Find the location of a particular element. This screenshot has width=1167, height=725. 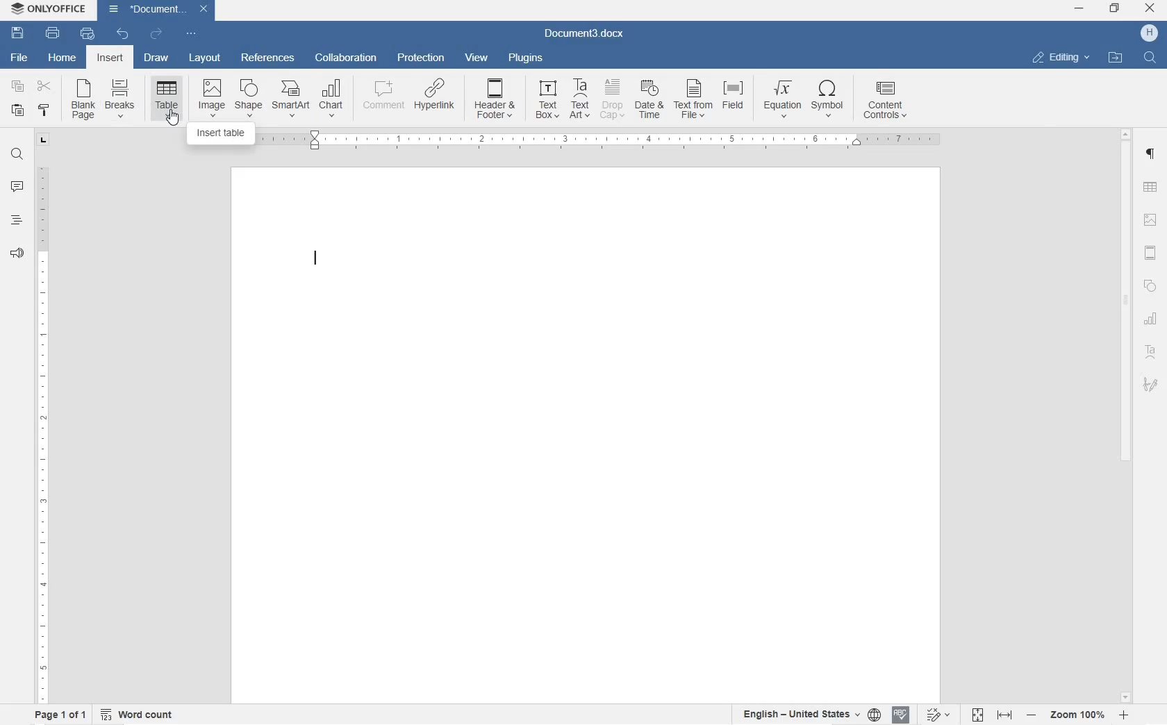

PROTECTION is located at coordinates (420, 59).